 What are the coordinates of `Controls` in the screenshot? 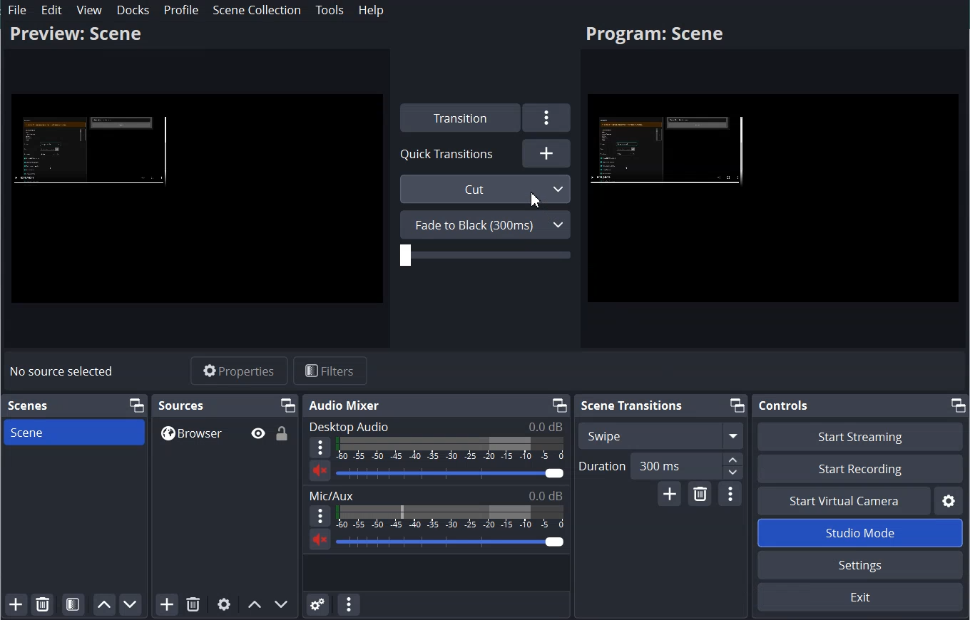 It's located at (782, 405).